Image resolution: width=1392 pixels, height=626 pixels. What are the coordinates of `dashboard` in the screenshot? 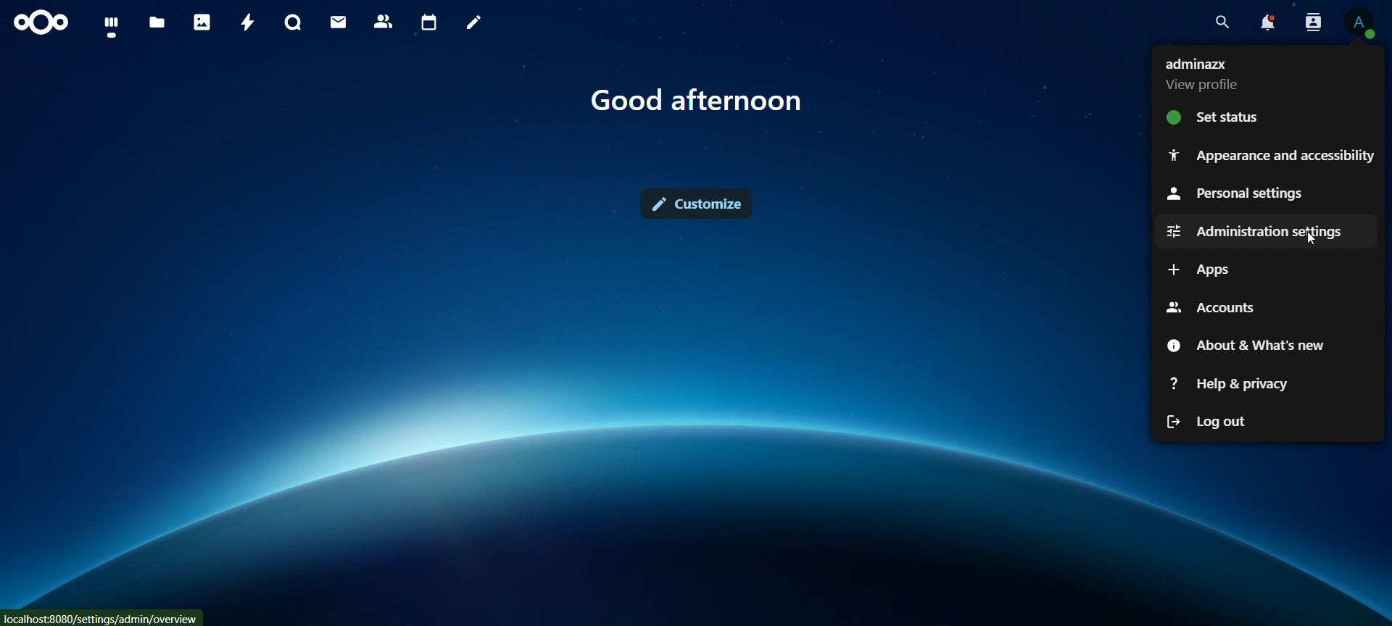 It's located at (112, 26).